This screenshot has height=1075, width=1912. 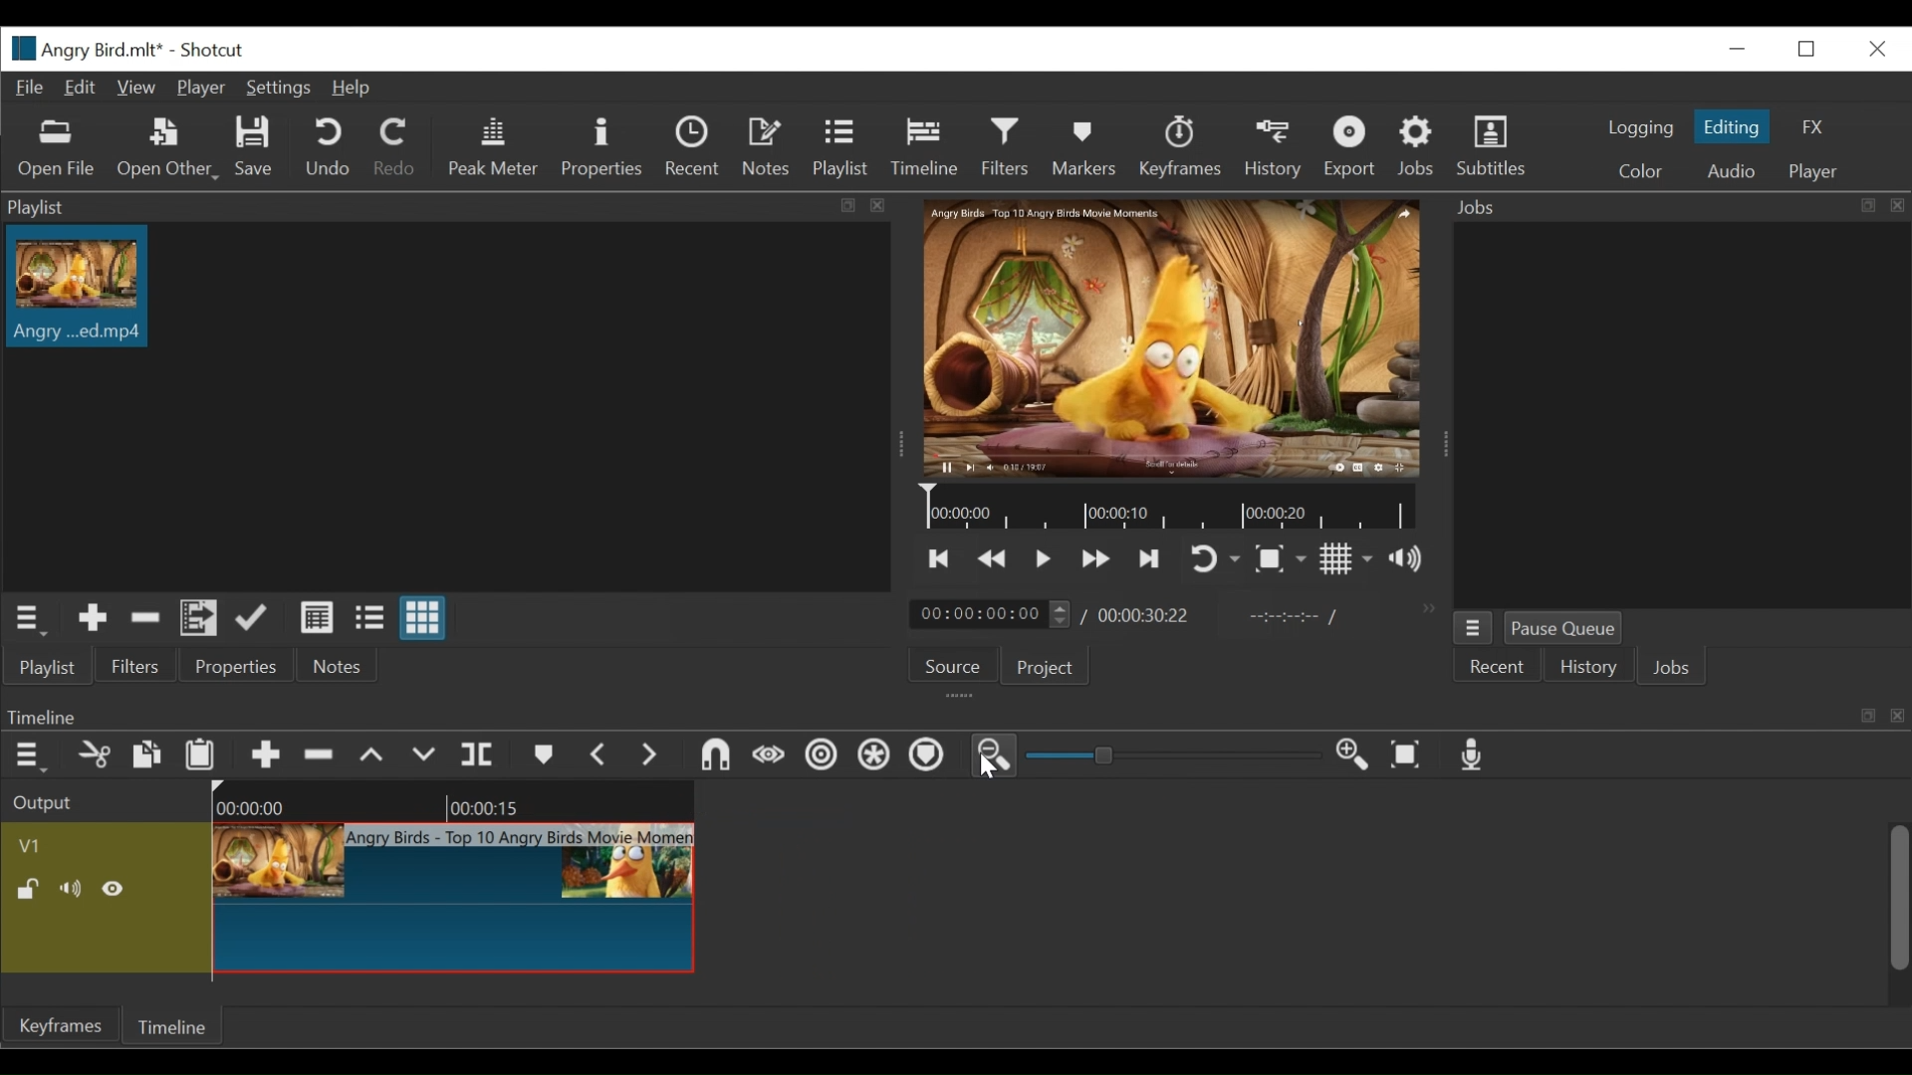 What do you see at coordinates (138, 666) in the screenshot?
I see `Filters` at bounding box center [138, 666].